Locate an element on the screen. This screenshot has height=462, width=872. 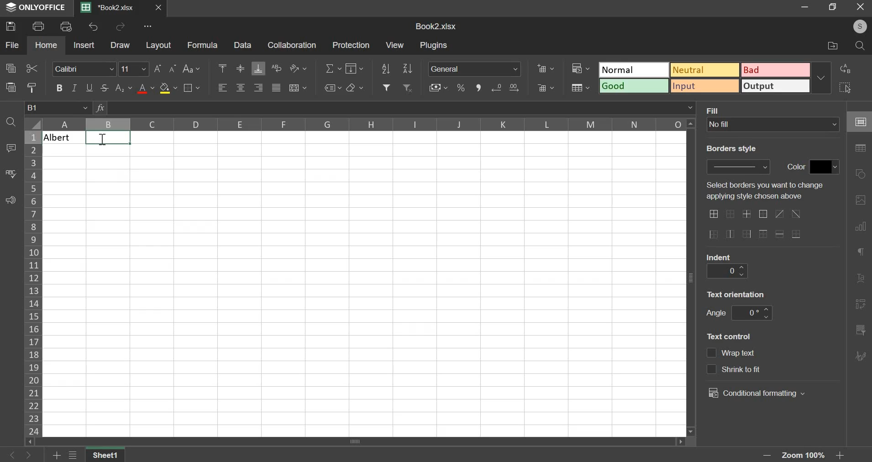
cell name is located at coordinates (58, 108).